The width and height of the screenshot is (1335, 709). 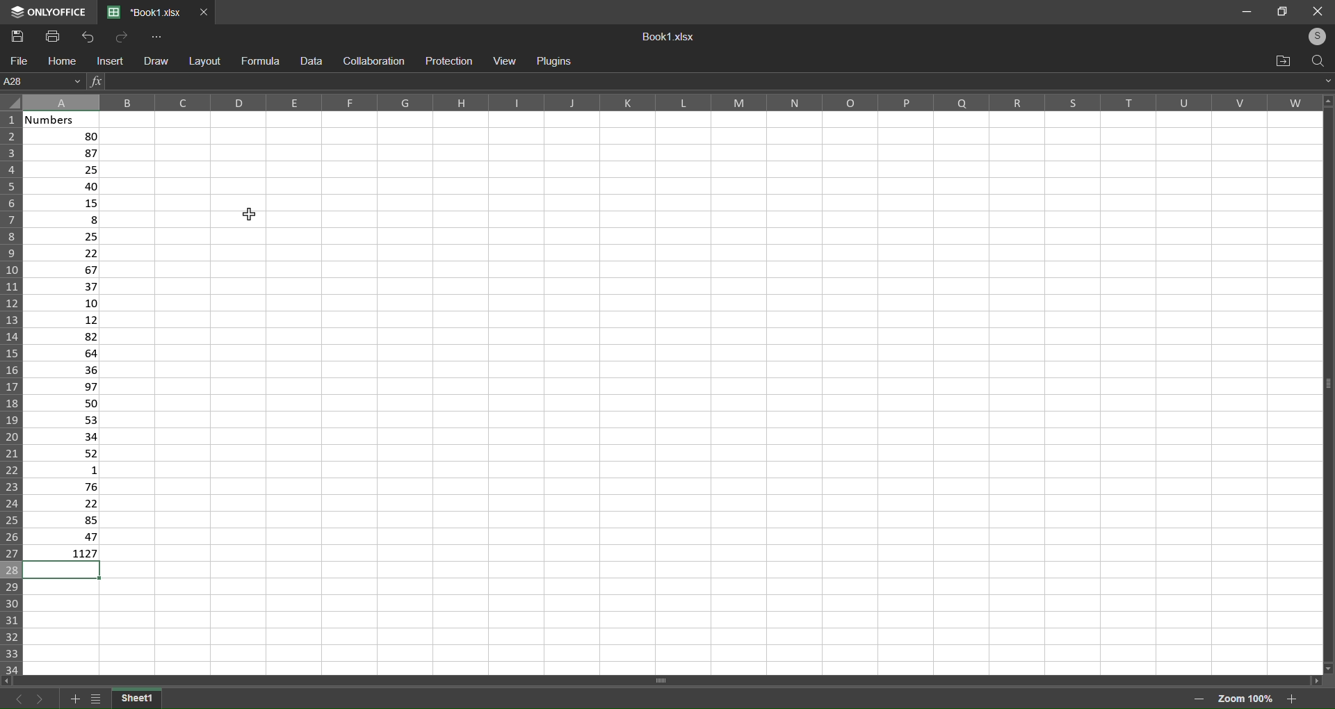 I want to click on close, so click(x=1319, y=11).